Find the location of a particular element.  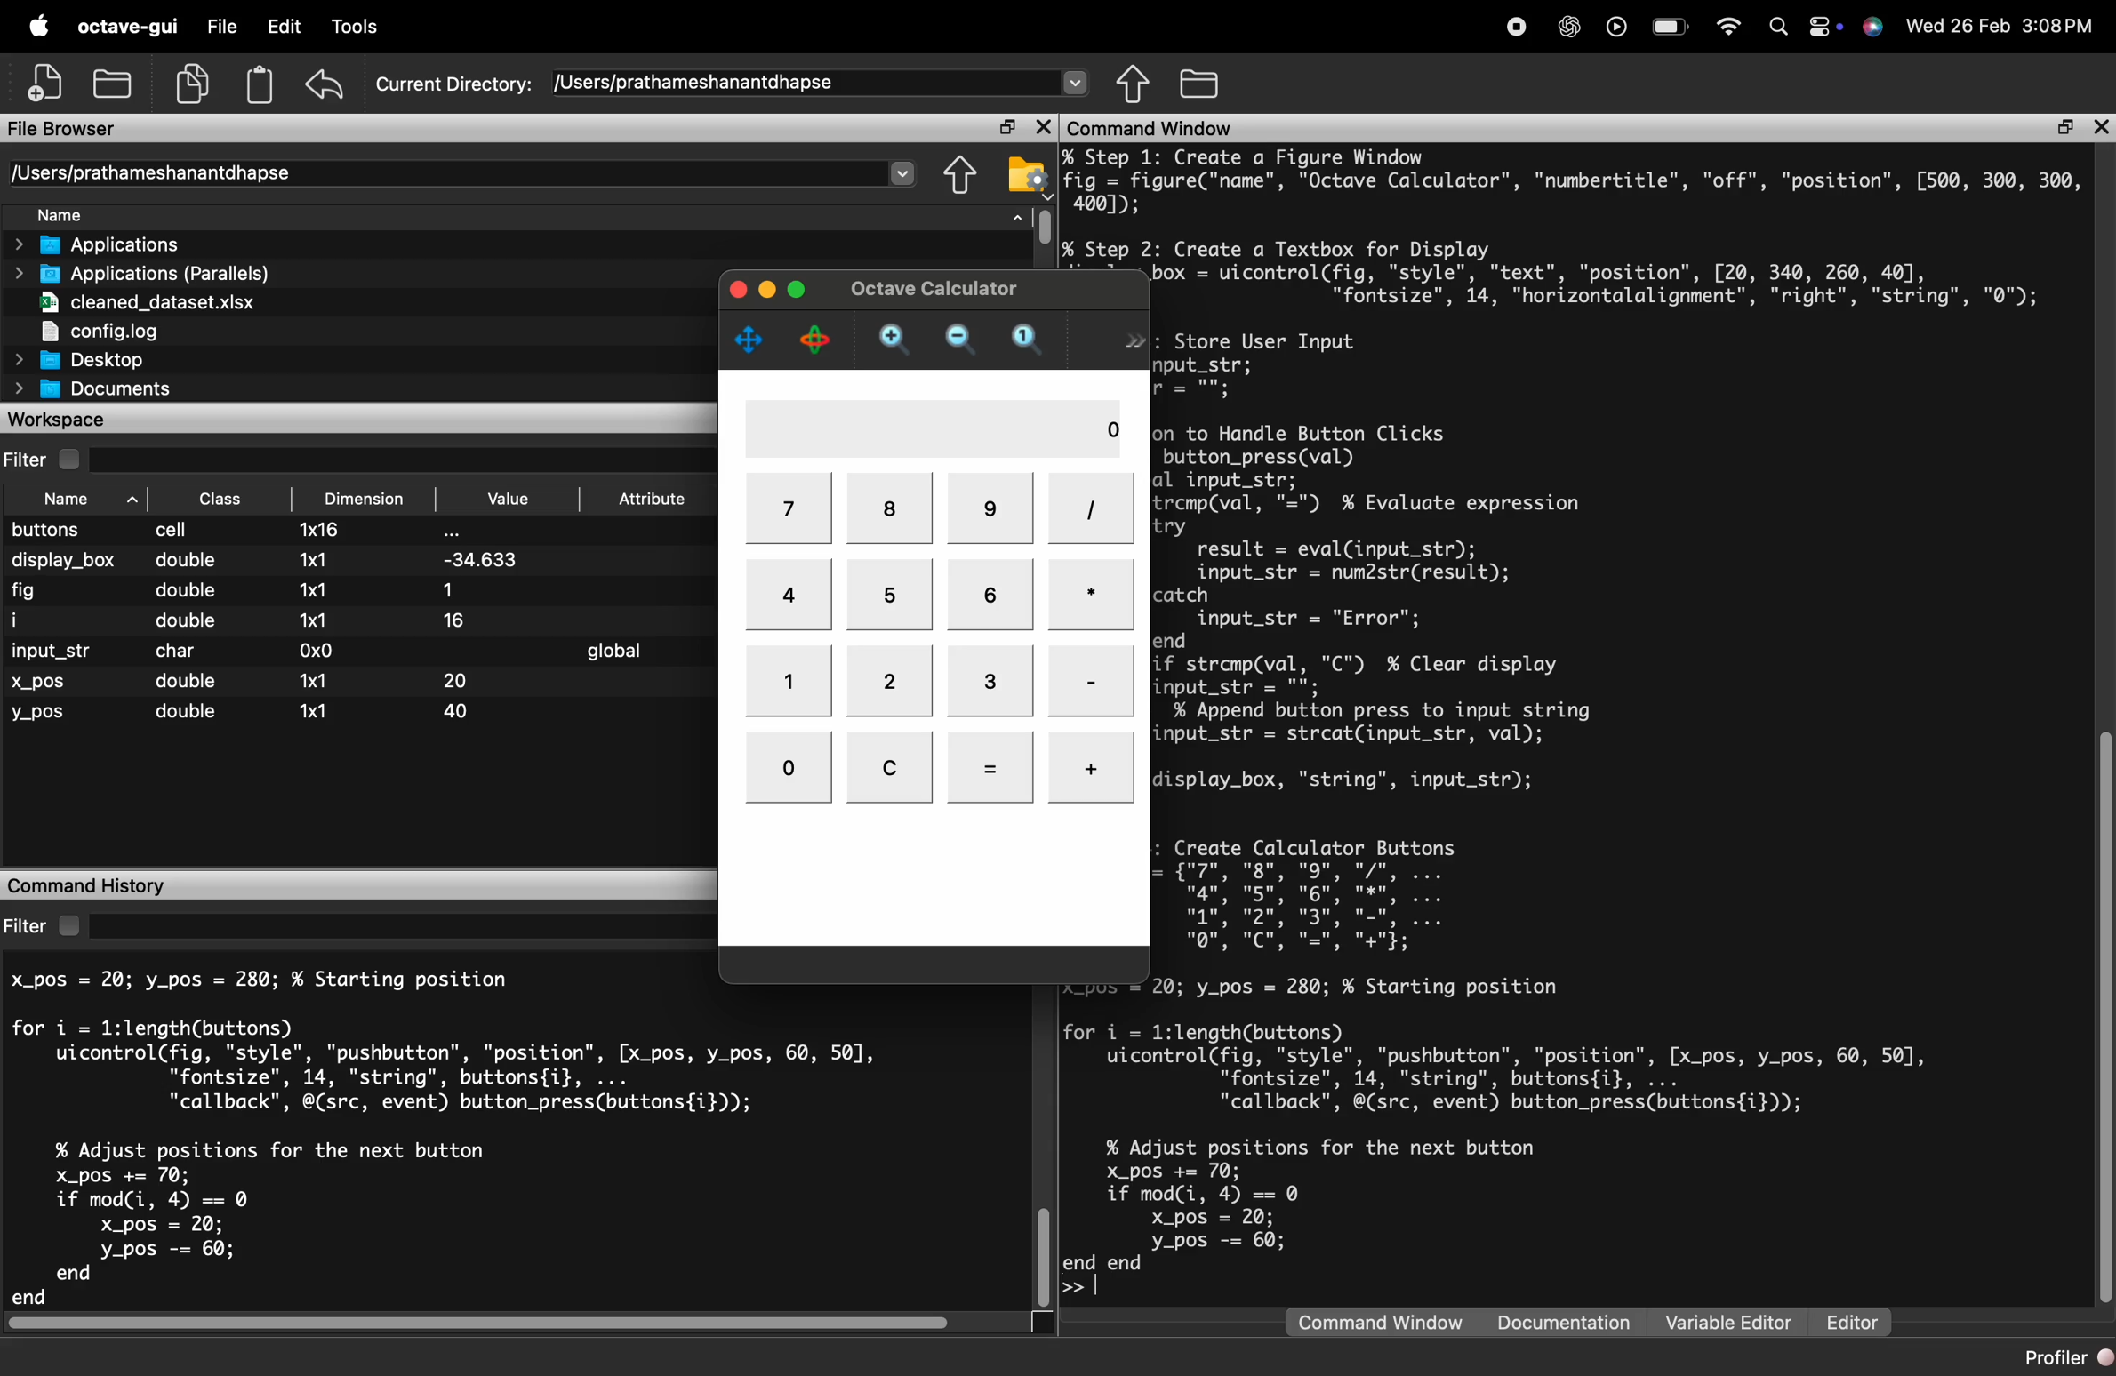

4 is located at coordinates (789, 594).